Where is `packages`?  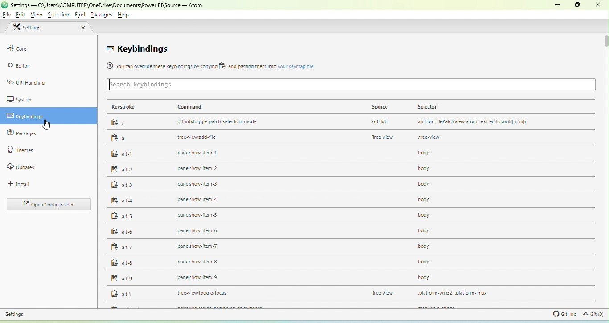
packages is located at coordinates (21, 133).